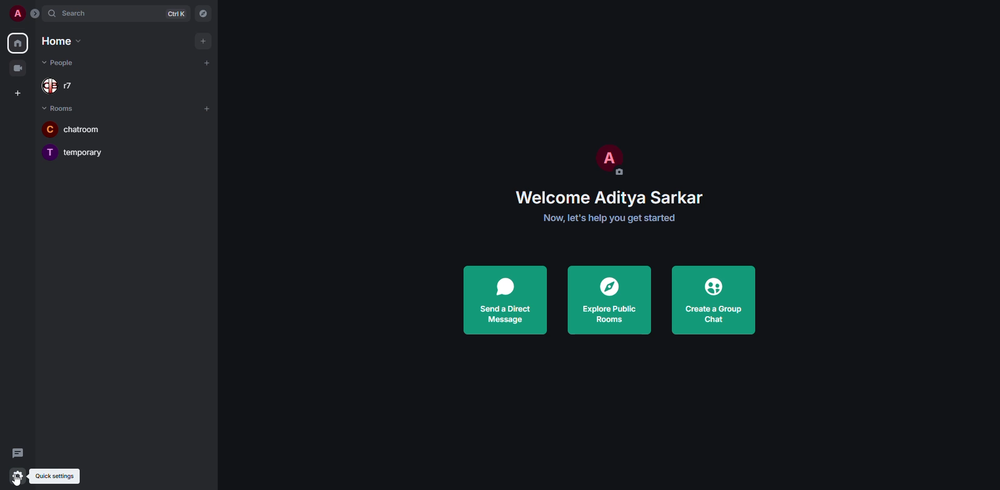 The width and height of the screenshot is (1000, 490). What do you see at coordinates (19, 42) in the screenshot?
I see `home` at bounding box center [19, 42].